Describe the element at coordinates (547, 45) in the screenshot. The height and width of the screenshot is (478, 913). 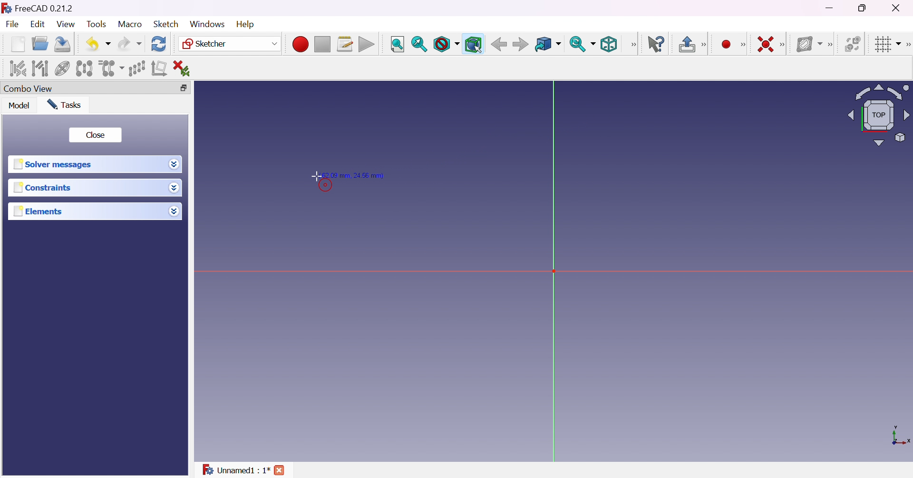
I see `Go to linked object` at that location.